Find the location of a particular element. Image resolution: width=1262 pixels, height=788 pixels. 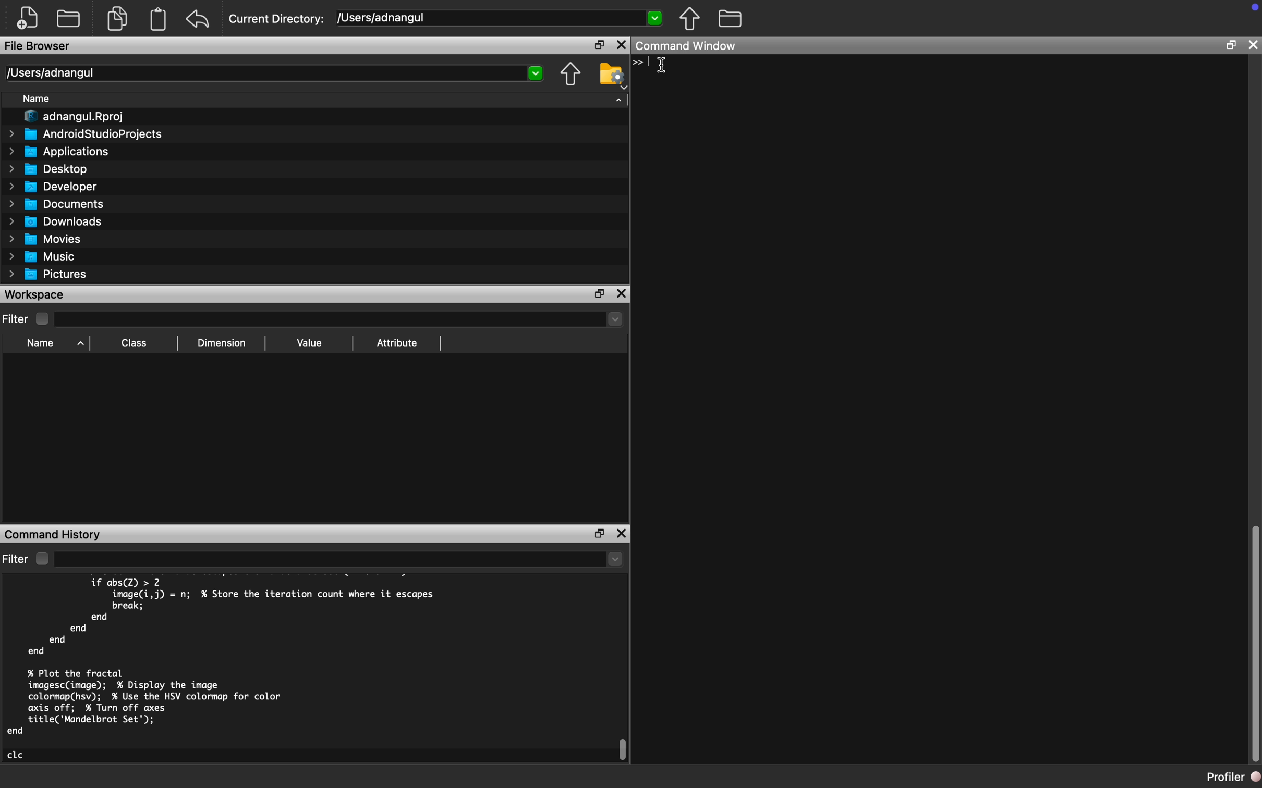

Checkbox is located at coordinates (41, 559).